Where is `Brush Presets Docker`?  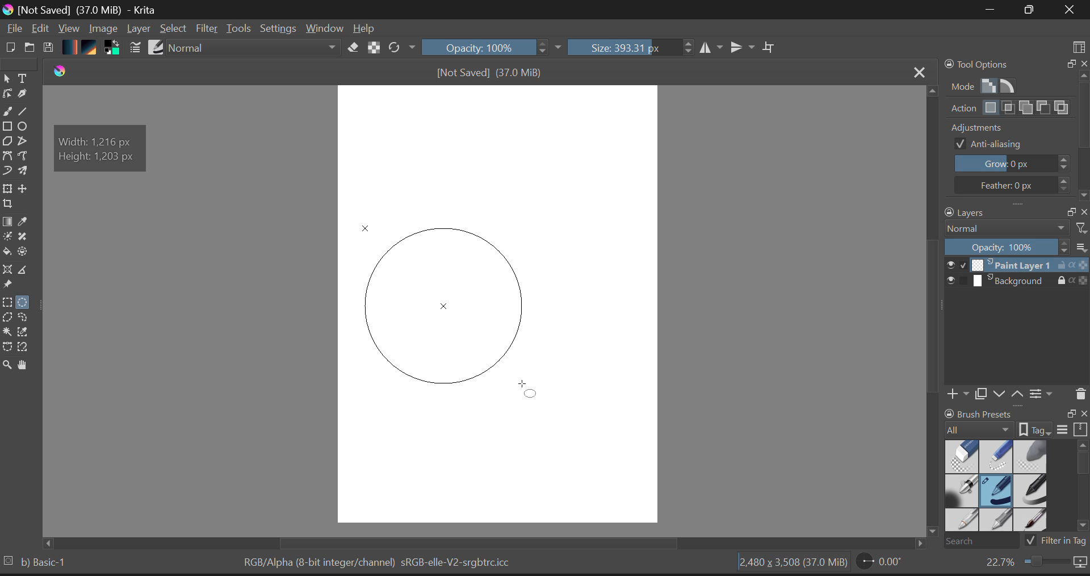 Brush Presets Docker is located at coordinates (1014, 477).